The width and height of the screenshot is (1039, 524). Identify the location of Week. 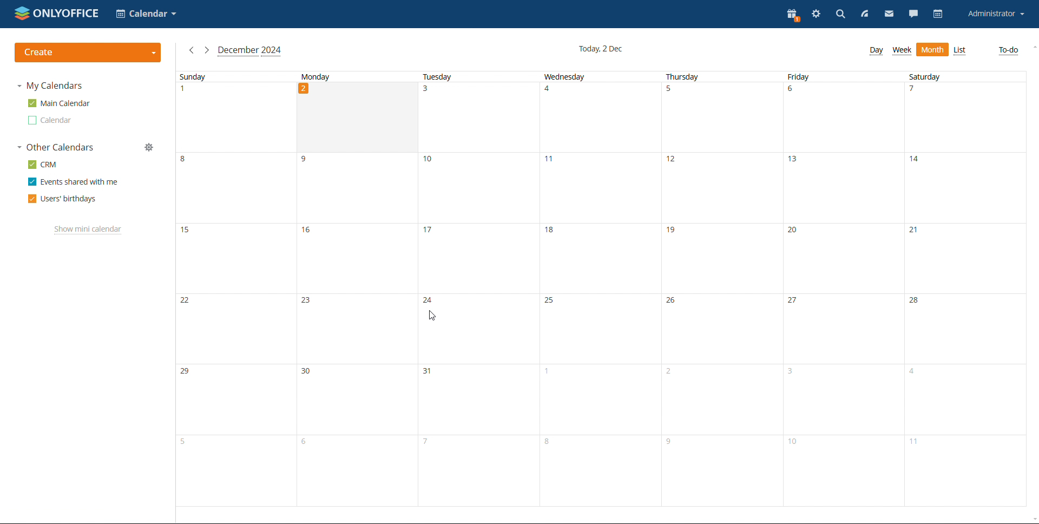
(902, 50).